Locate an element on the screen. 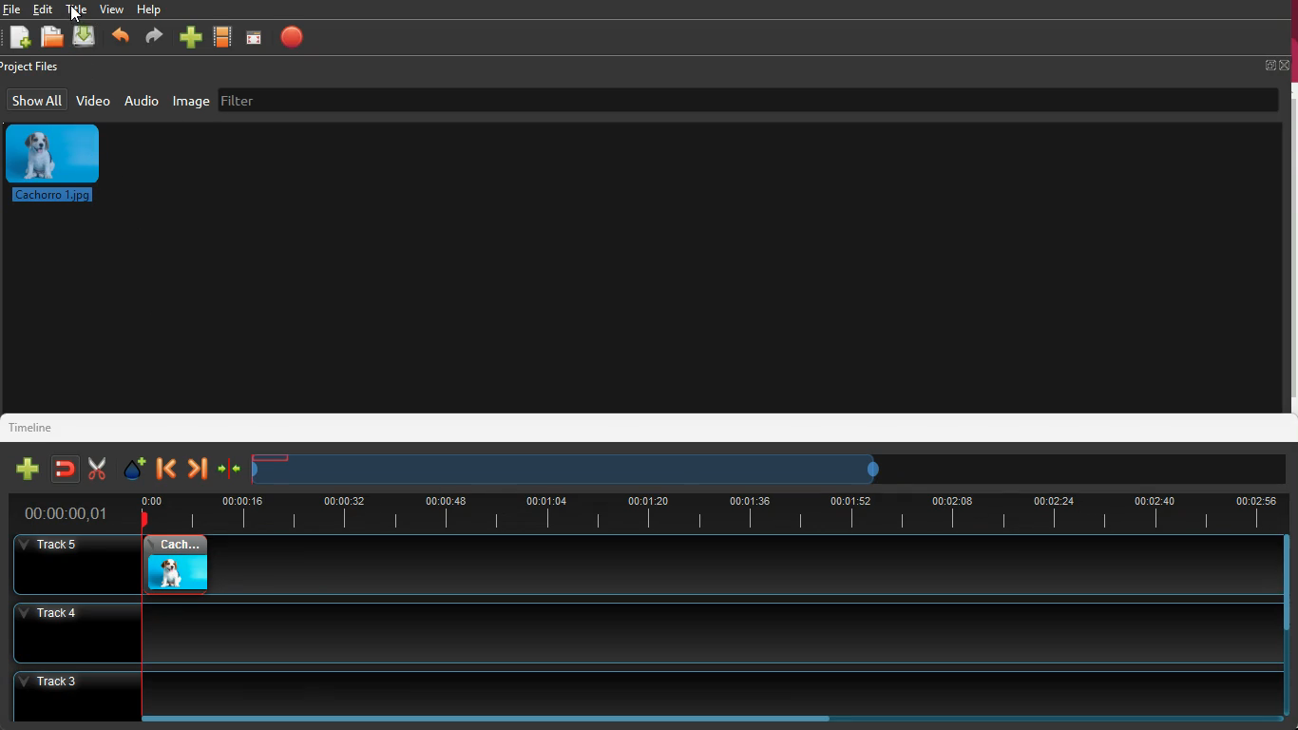 Image resolution: width=1298 pixels, height=730 pixels.  is located at coordinates (68, 565).